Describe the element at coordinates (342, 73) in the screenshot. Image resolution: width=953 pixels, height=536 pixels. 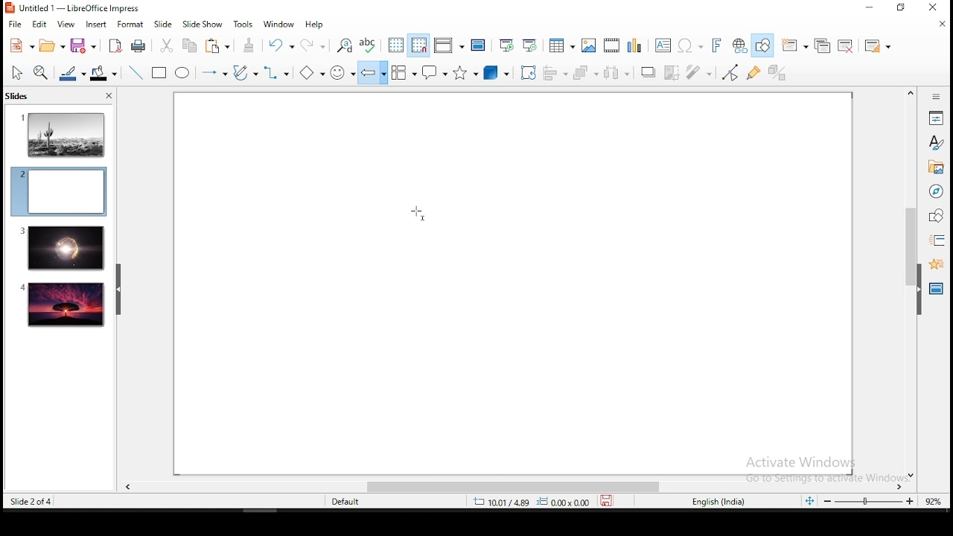
I see `symbol shapes` at that location.